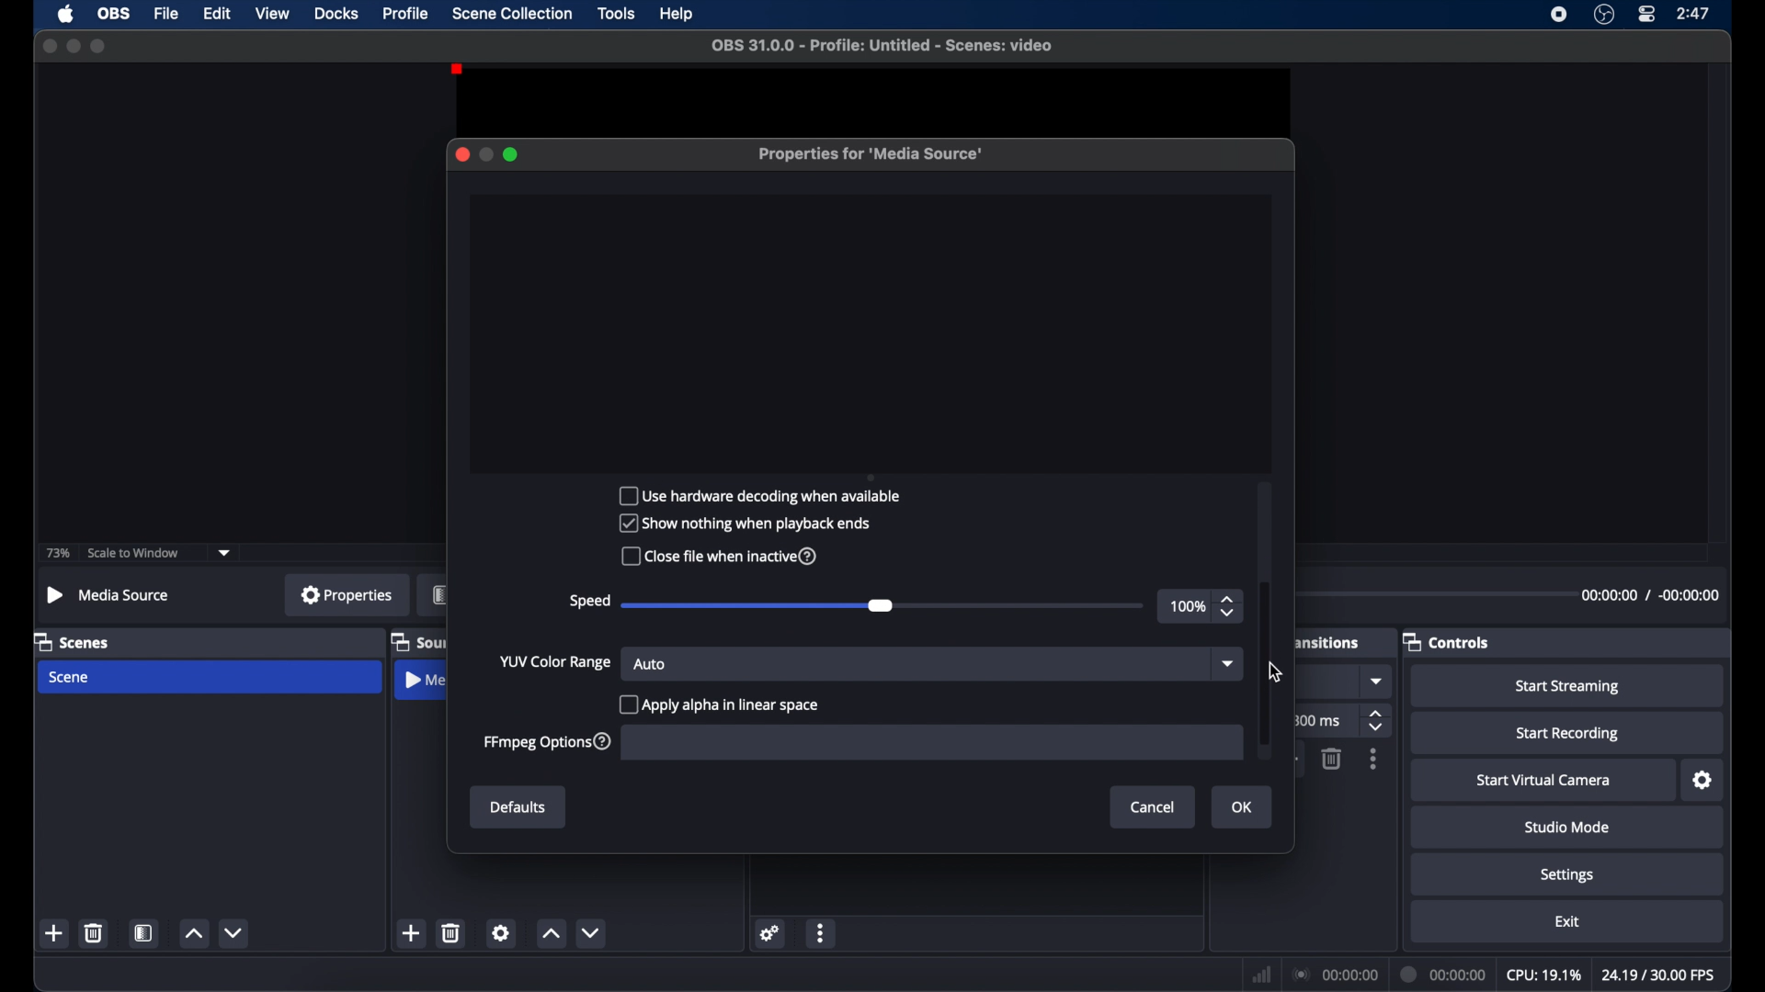  I want to click on Close file when inactive, so click(728, 557).